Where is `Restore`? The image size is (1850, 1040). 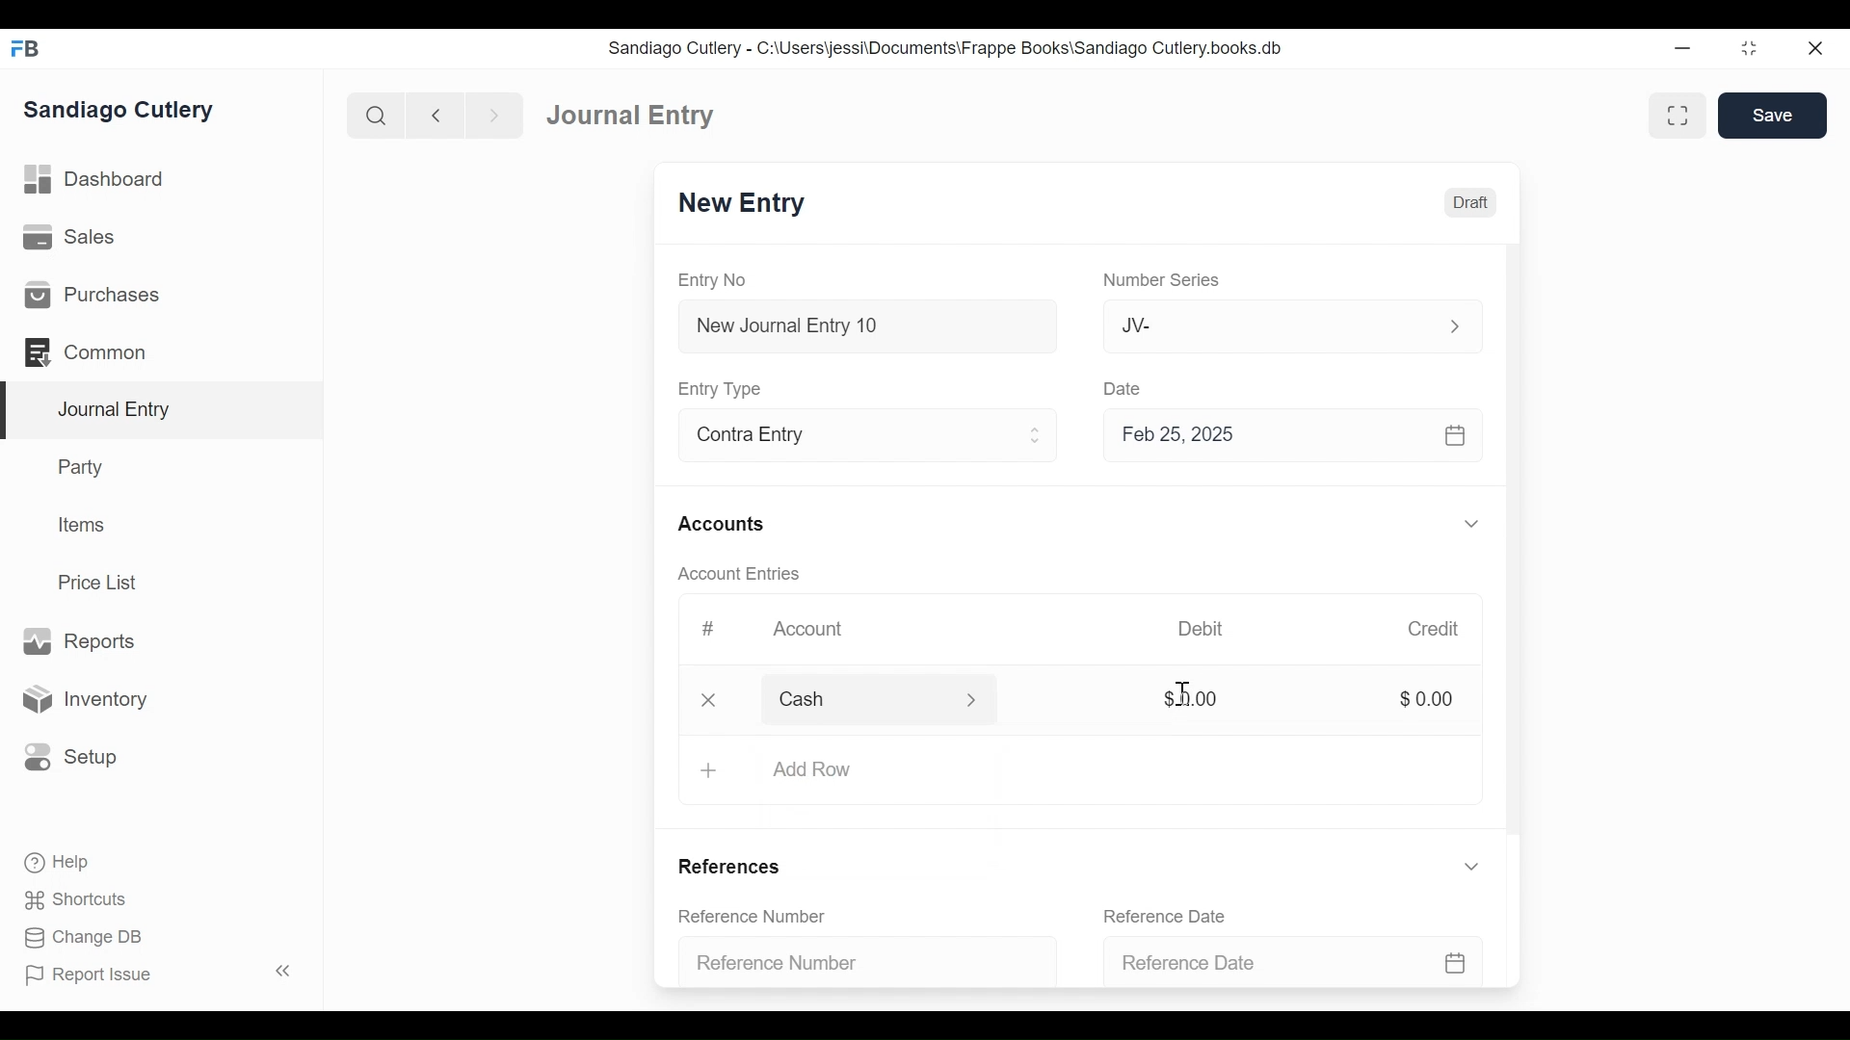 Restore is located at coordinates (1749, 50).